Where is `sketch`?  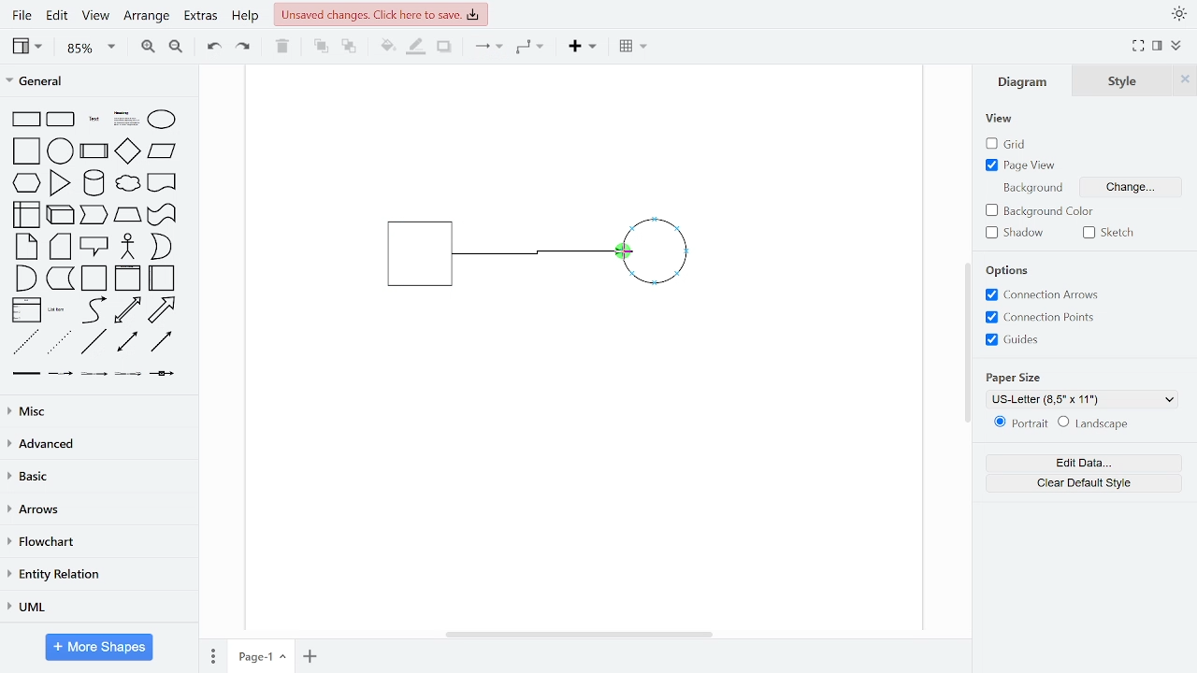
sketch is located at coordinates (1113, 233).